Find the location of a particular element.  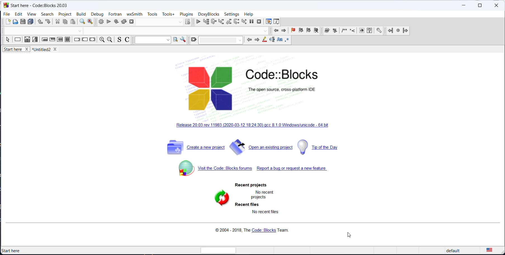

next instruction is located at coordinates (237, 21).